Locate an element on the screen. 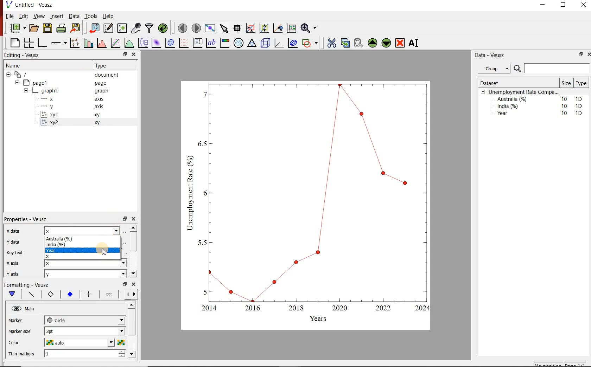 This screenshot has height=367, width=591. new document is located at coordinates (18, 28).